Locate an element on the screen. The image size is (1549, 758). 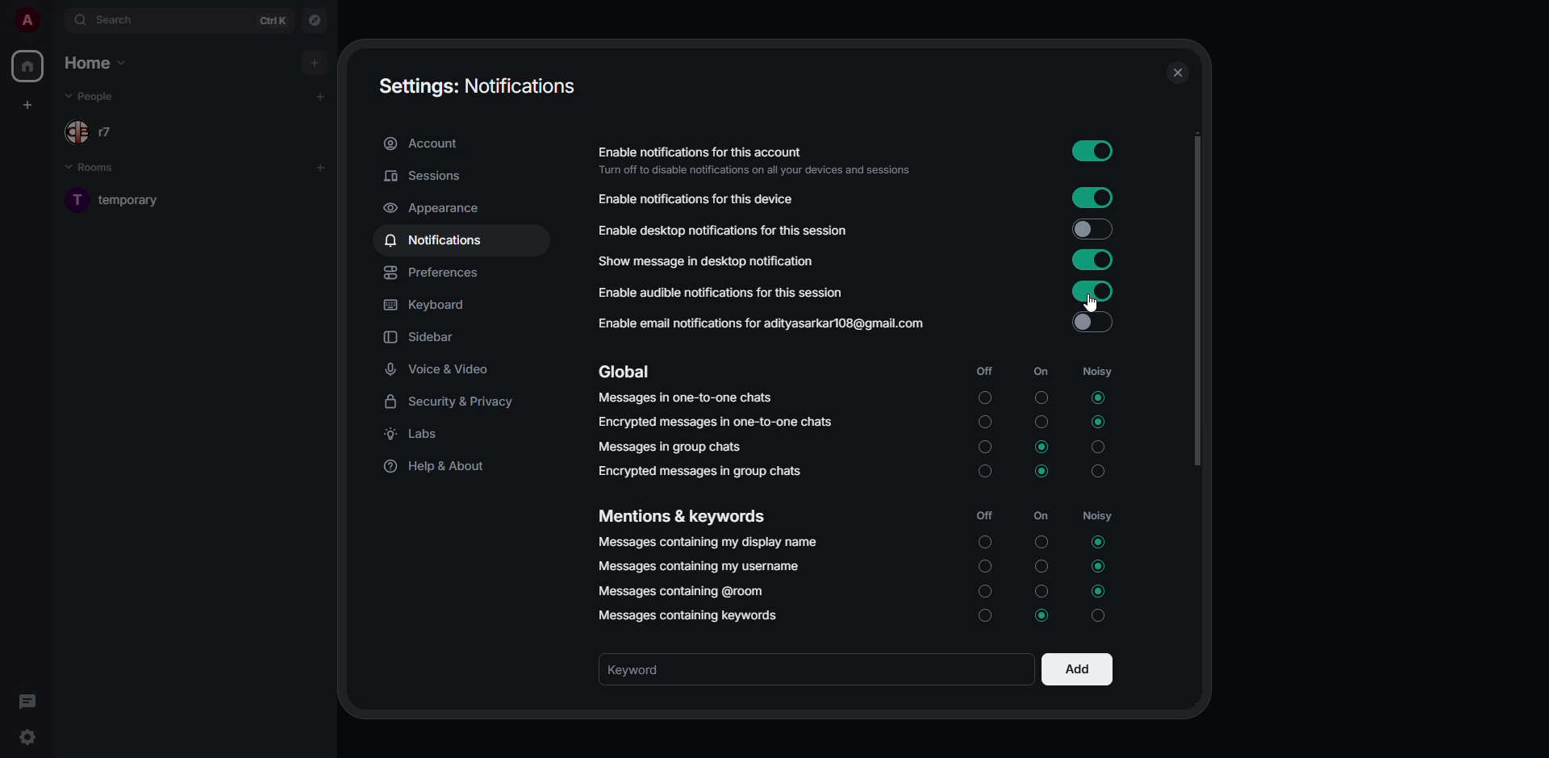
help & about is located at coordinates (441, 469).